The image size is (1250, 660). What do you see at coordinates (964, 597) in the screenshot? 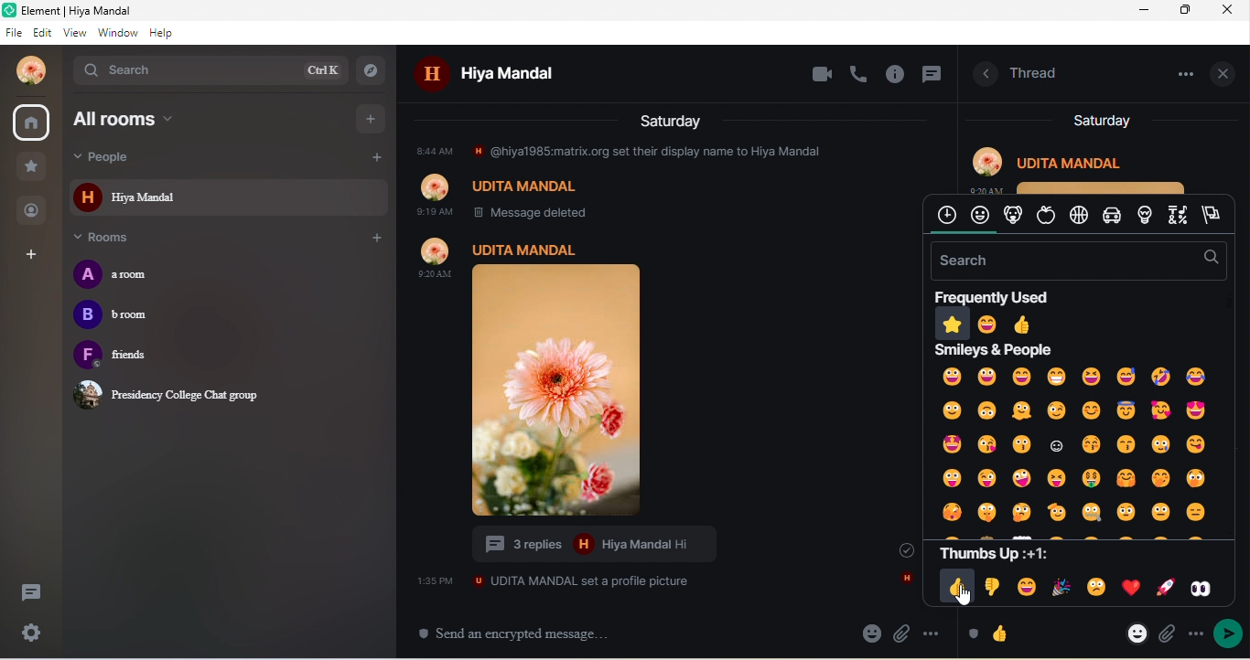
I see `cursor movement` at bounding box center [964, 597].